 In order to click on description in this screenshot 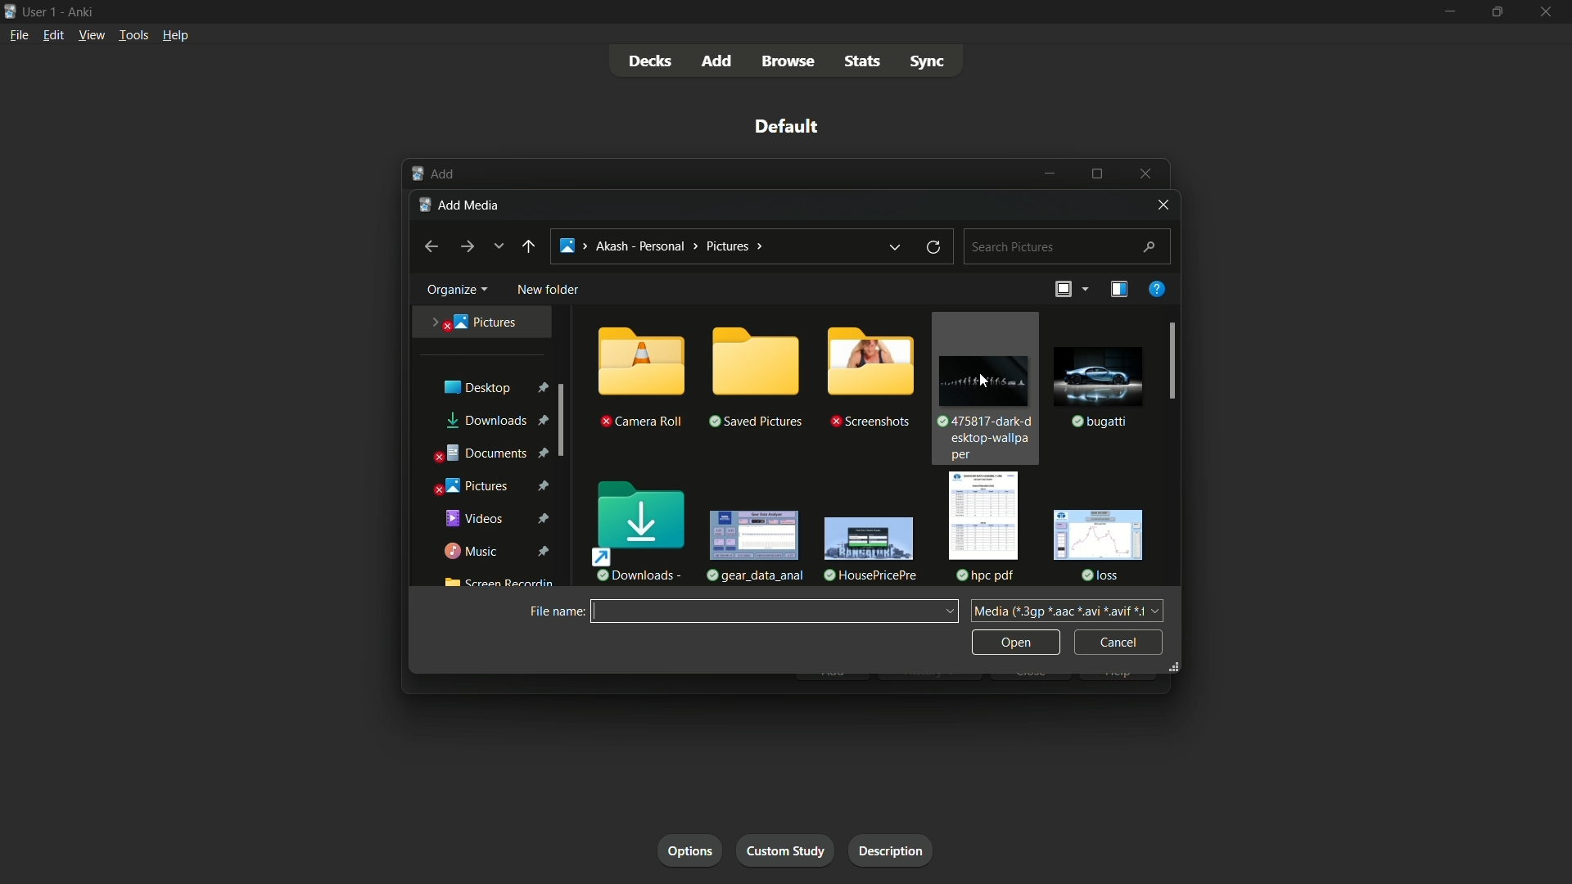, I will do `click(888, 848)`.